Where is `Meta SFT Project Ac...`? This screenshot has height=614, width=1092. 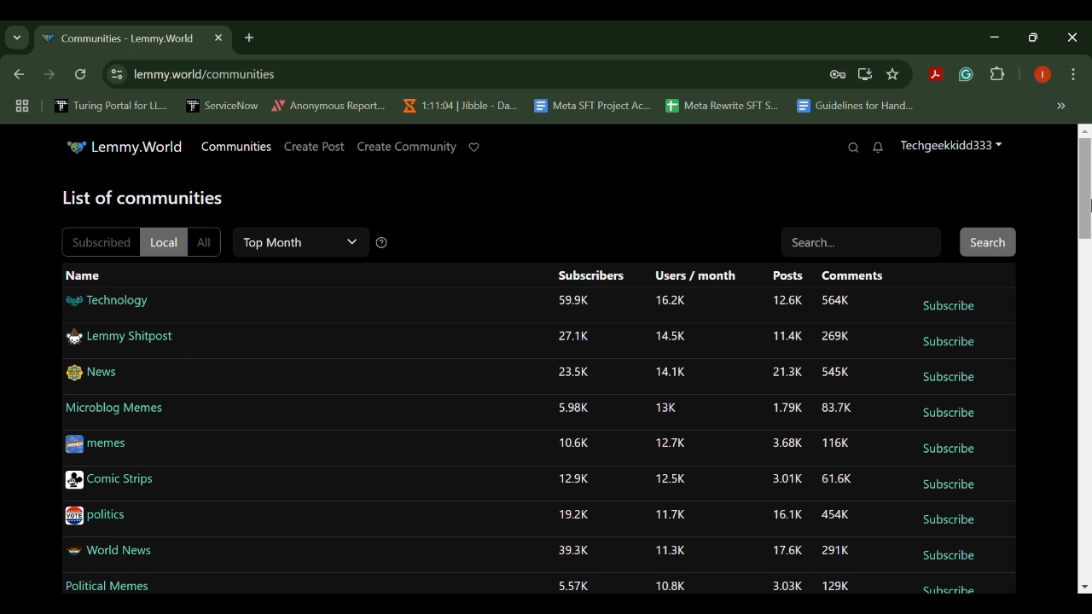 Meta SFT Project Ac... is located at coordinates (591, 107).